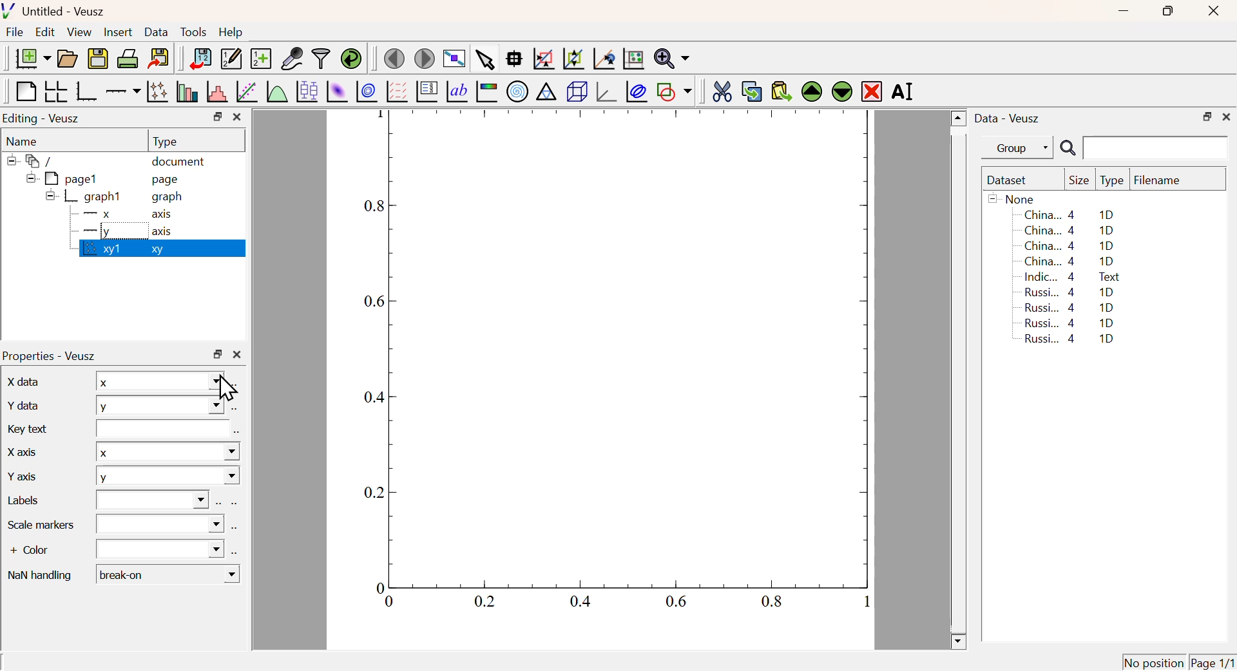  Describe the element at coordinates (1072, 340) in the screenshot. I see `Russi... 4 1D` at that location.